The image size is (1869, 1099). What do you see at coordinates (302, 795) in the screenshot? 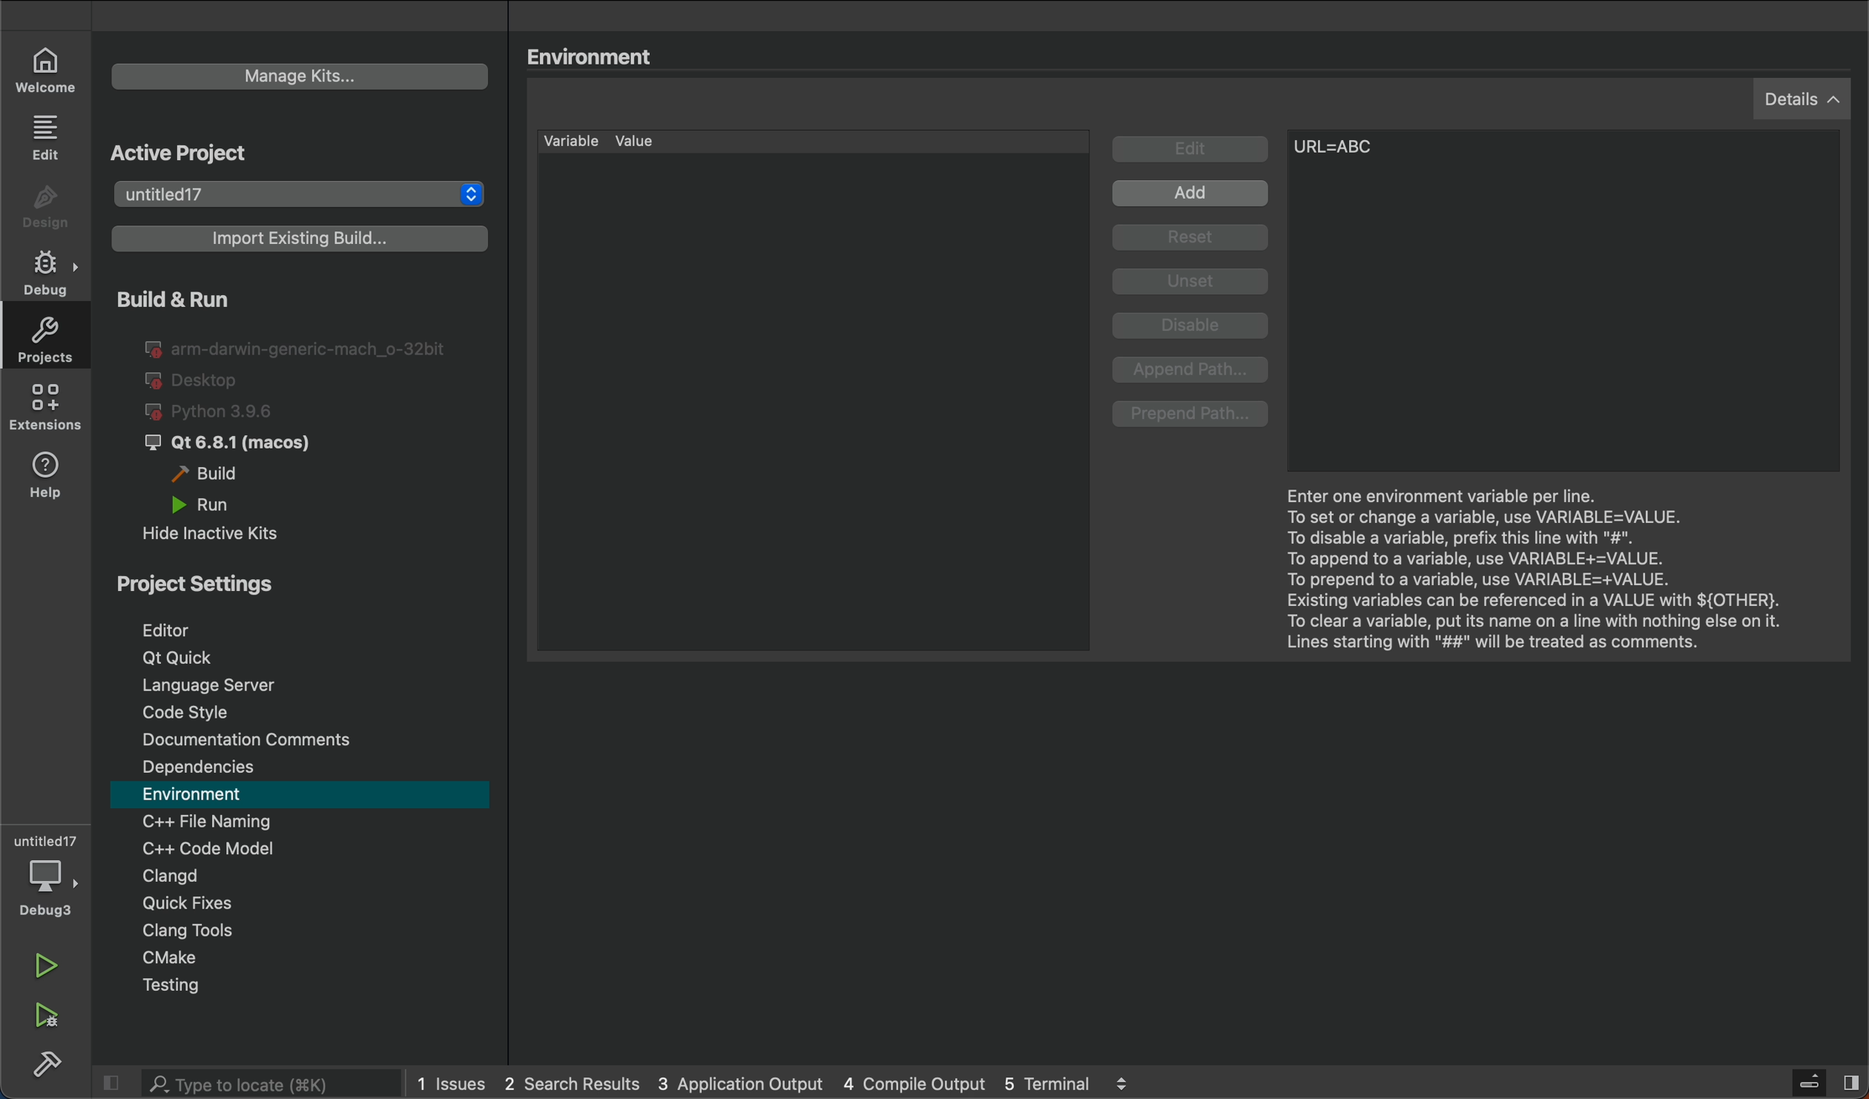
I see `environment` at bounding box center [302, 795].